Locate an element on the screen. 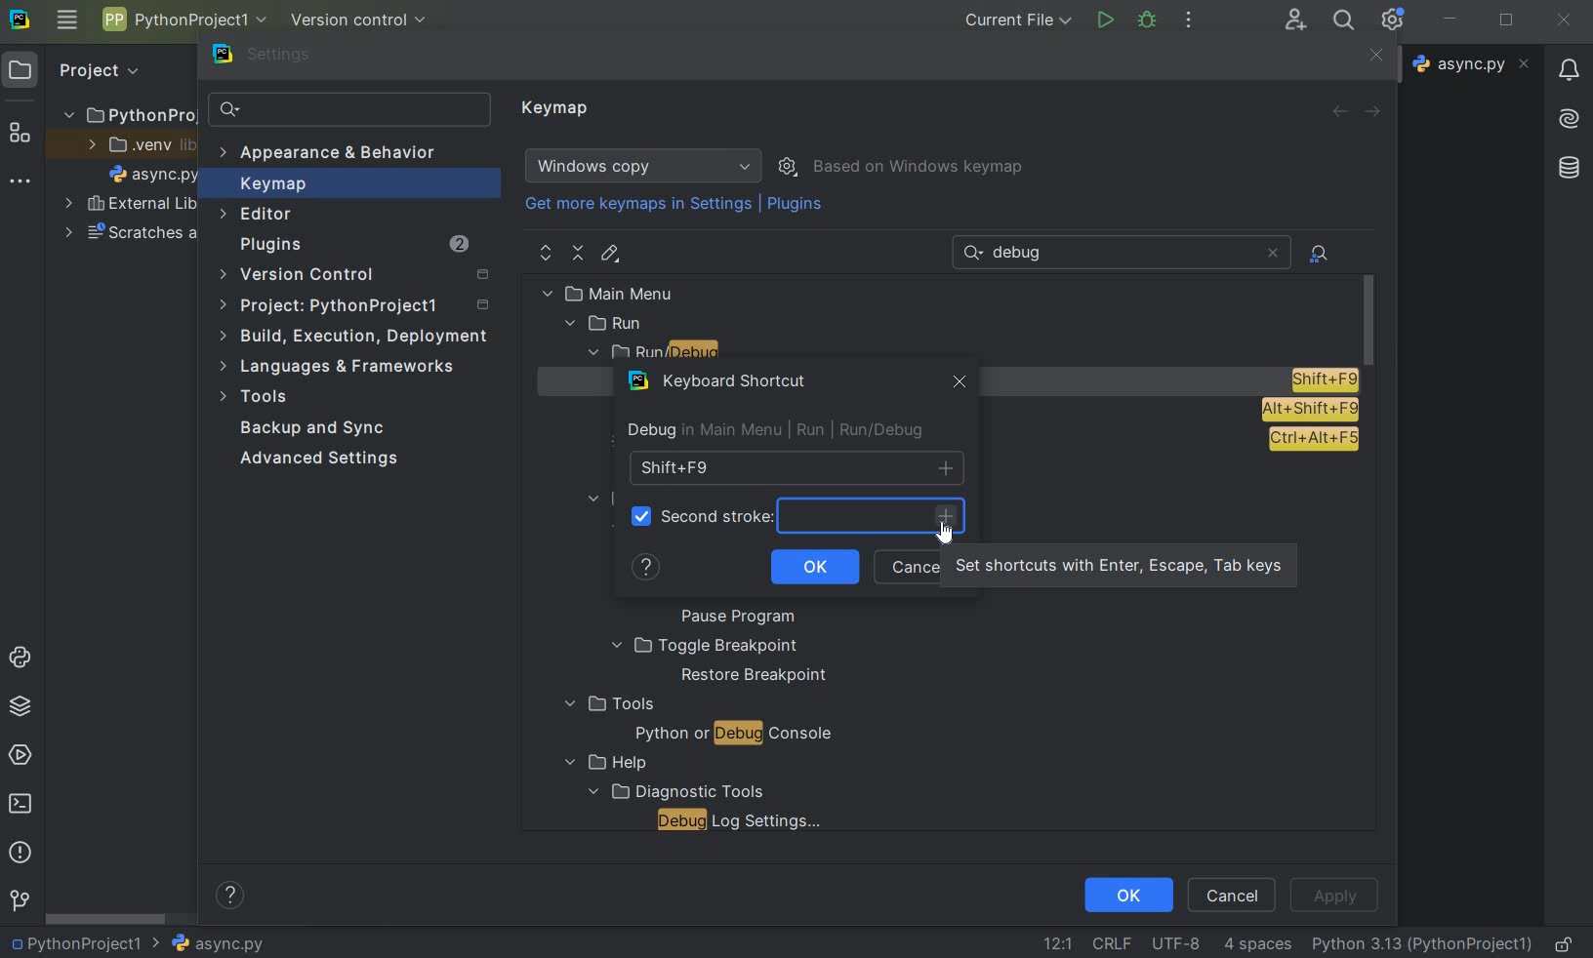 The width and height of the screenshot is (1593, 958). run/debug is located at coordinates (693, 354).